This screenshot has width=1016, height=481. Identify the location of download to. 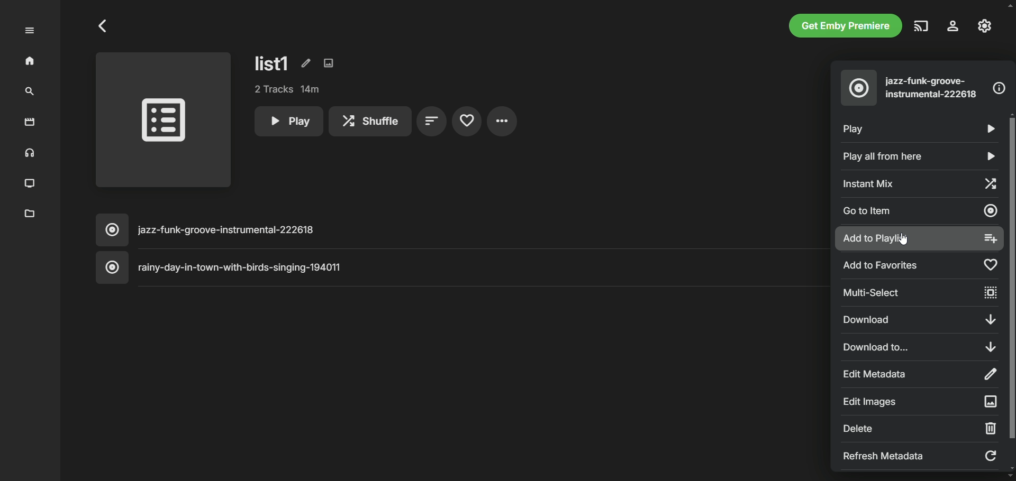
(917, 346).